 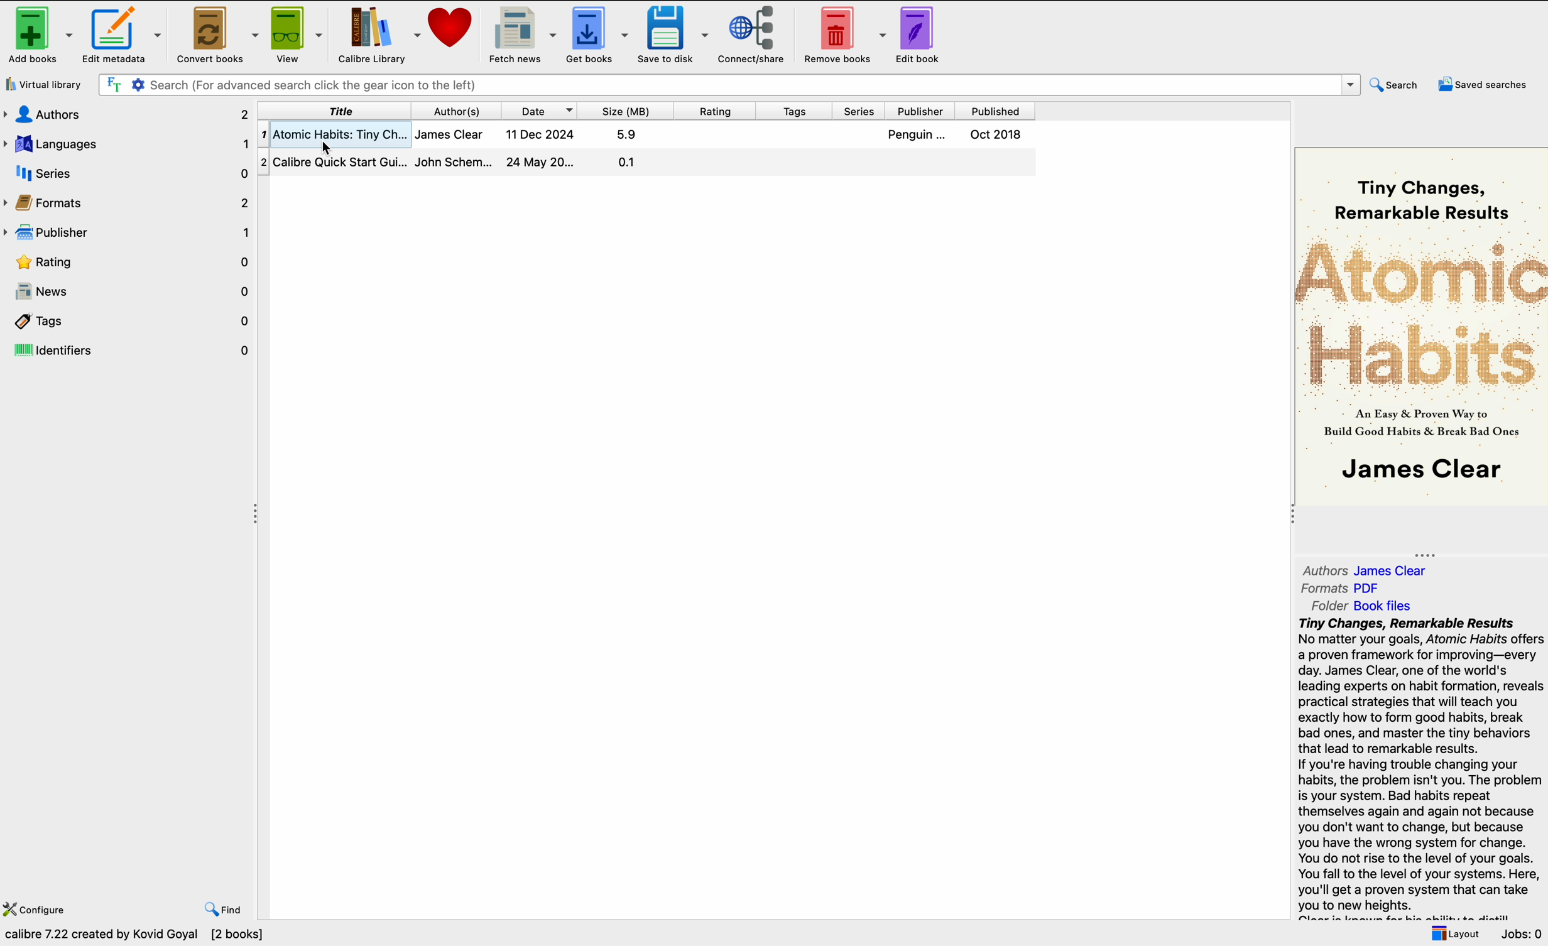 I want to click on folder, so click(x=1366, y=606).